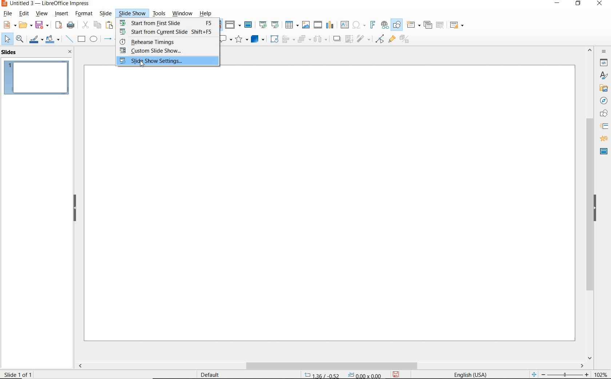 The width and height of the screenshot is (611, 379). What do you see at coordinates (249, 25) in the screenshot?
I see `MASTER SLIDE` at bounding box center [249, 25].